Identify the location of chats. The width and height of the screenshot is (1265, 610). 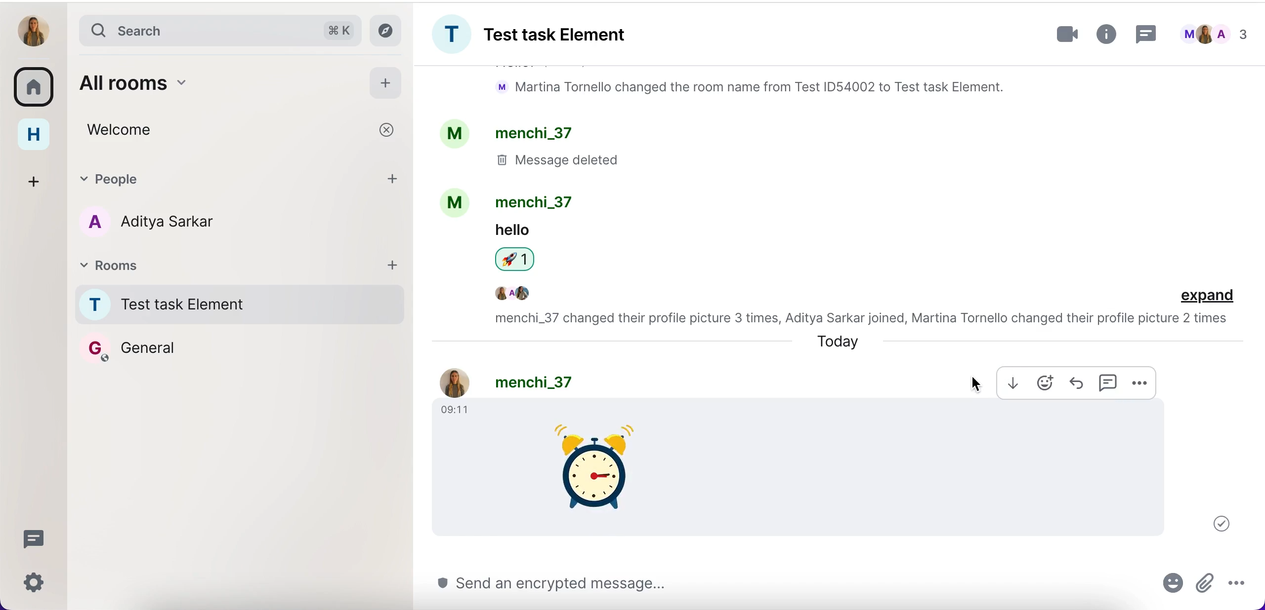
(1219, 33).